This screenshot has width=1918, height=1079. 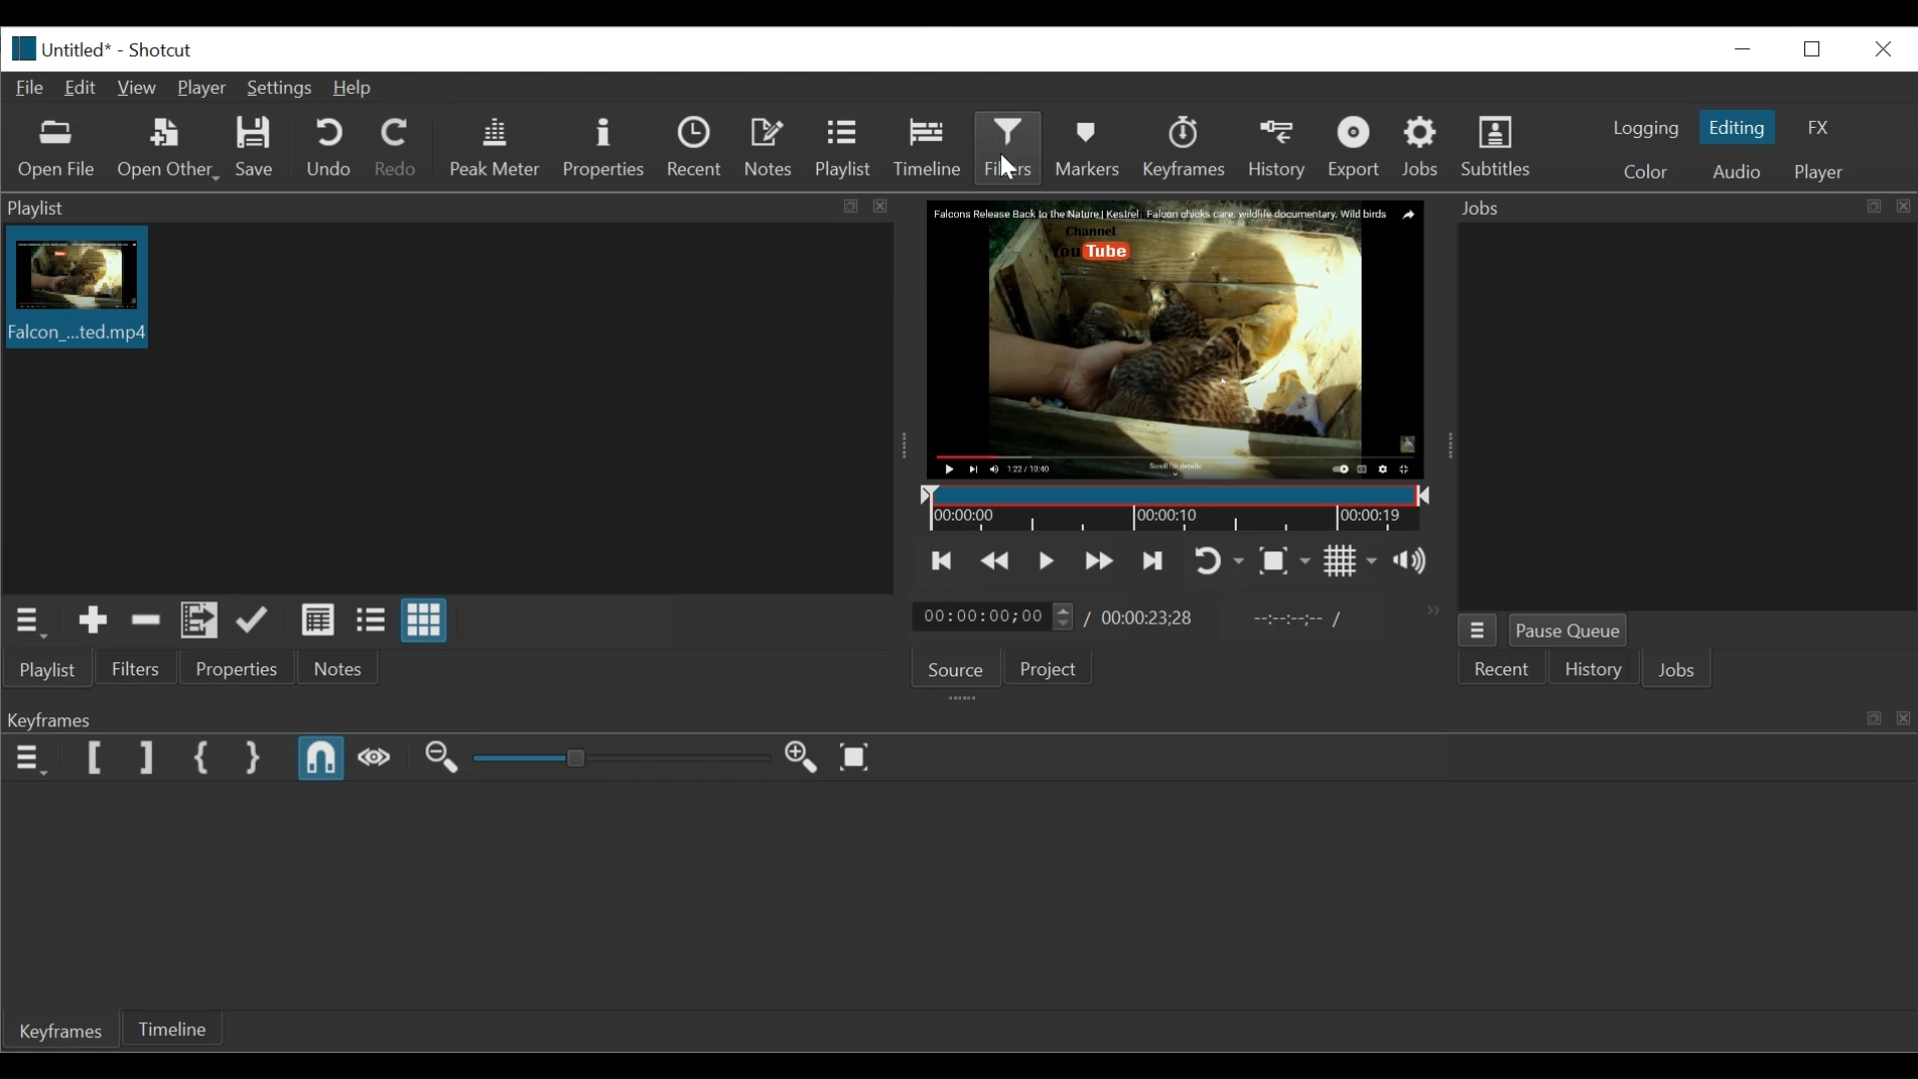 What do you see at coordinates (993, 559) in the screenshot?
I see `Play backward quickly` at bounding box center [993, 559].